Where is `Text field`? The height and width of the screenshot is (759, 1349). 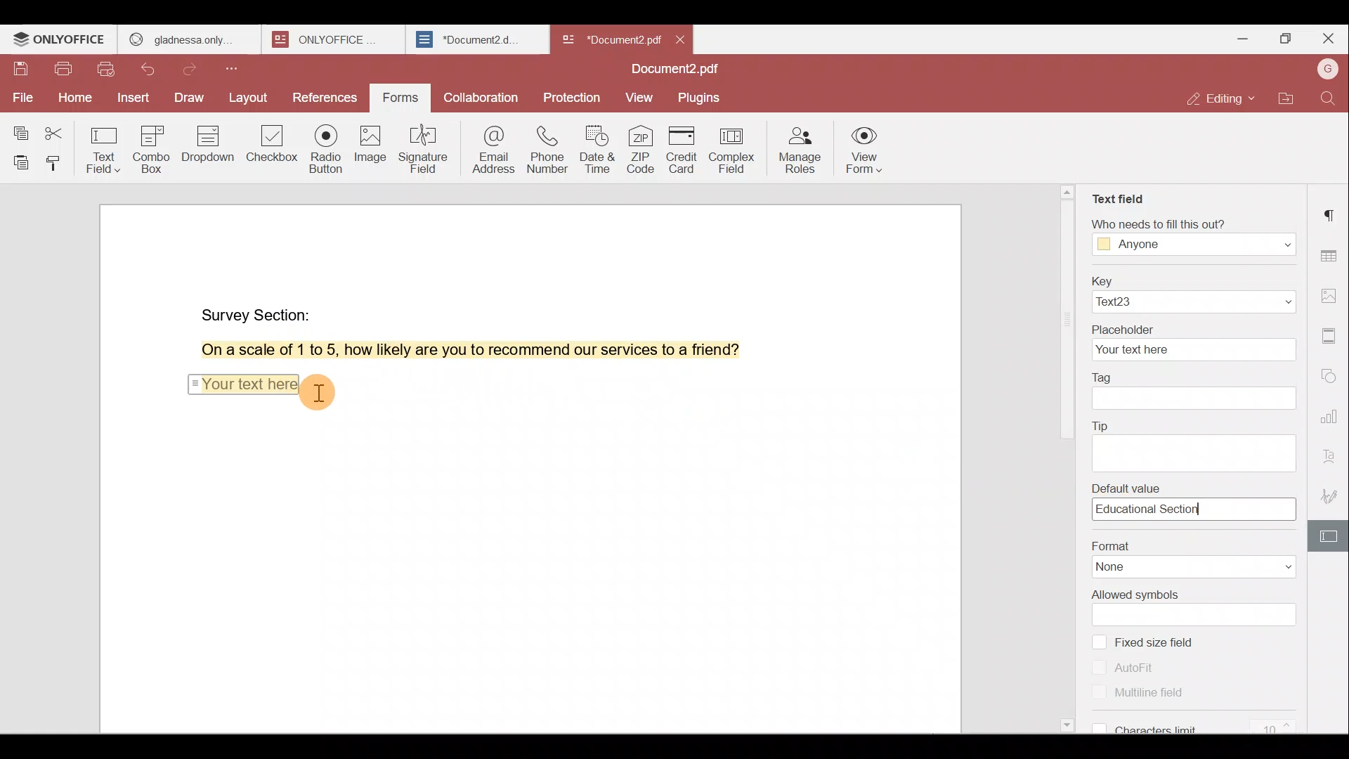 Text field is located at coordinates (1121, 200).